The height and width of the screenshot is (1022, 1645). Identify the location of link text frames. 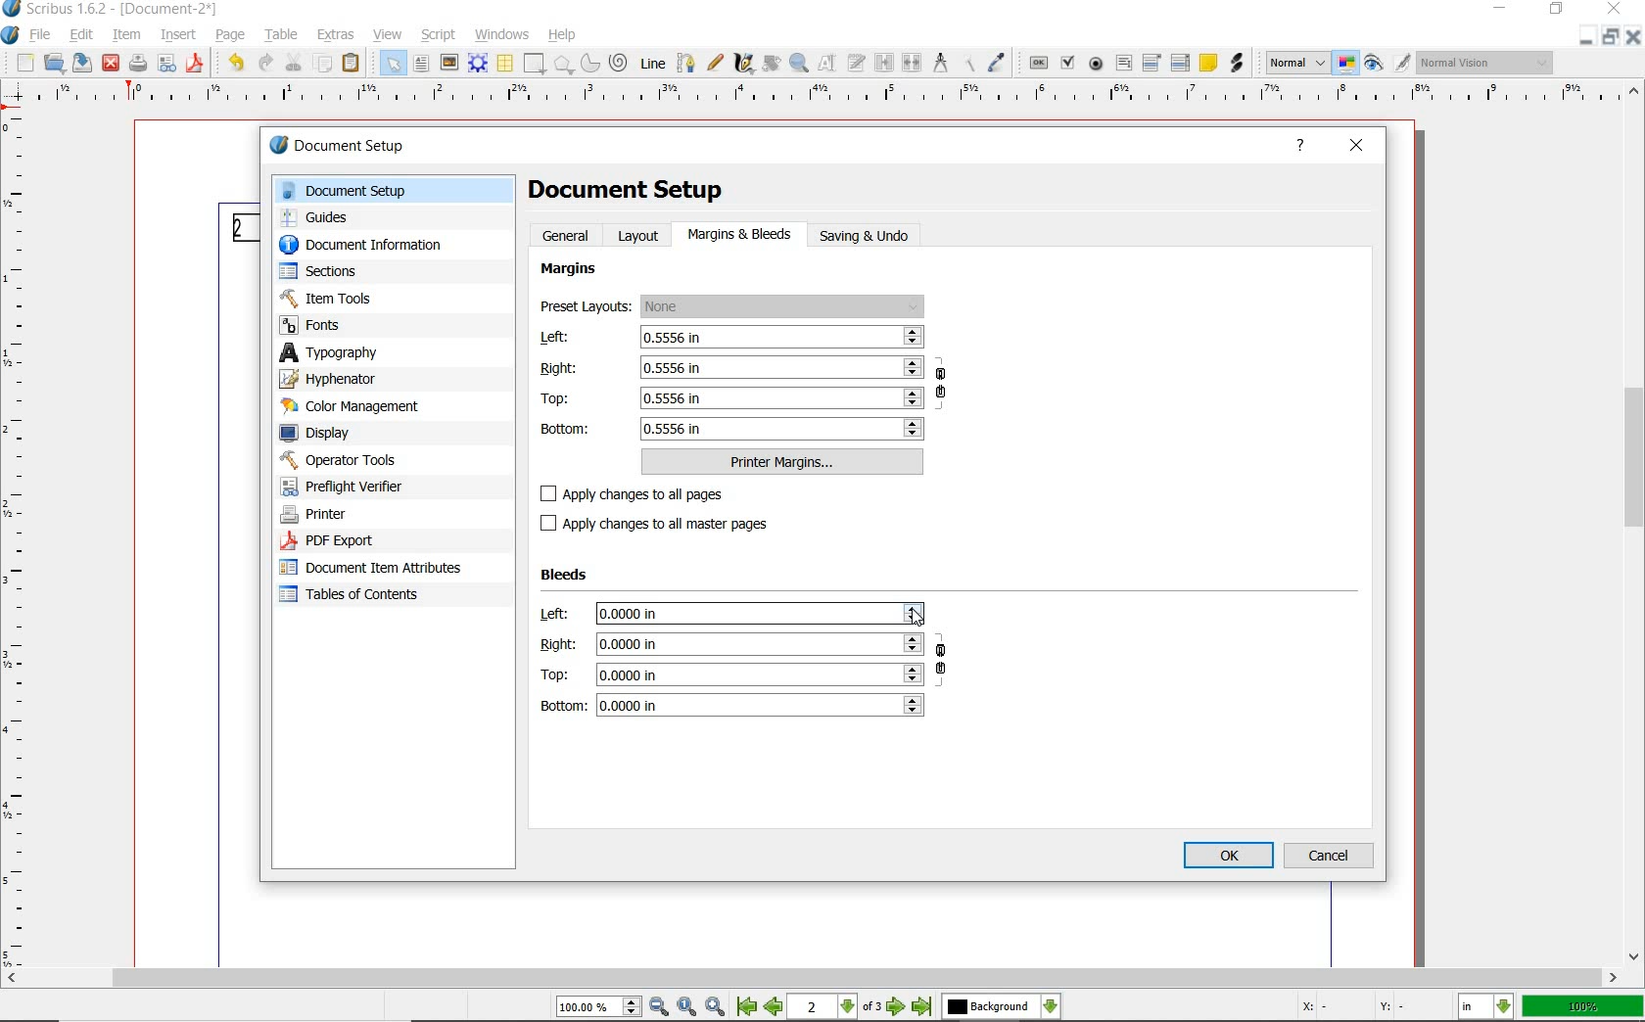
(884, 63).